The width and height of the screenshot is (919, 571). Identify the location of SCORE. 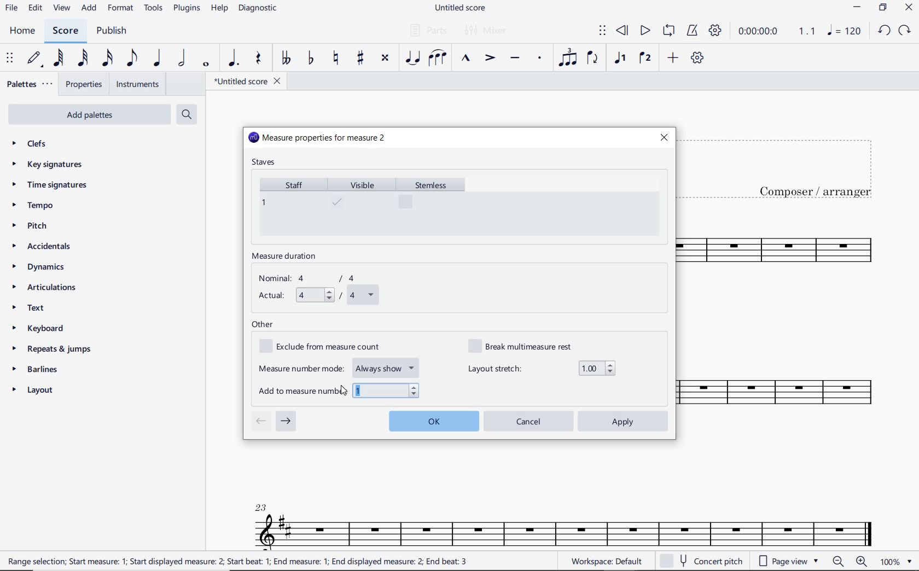
(65, 31).